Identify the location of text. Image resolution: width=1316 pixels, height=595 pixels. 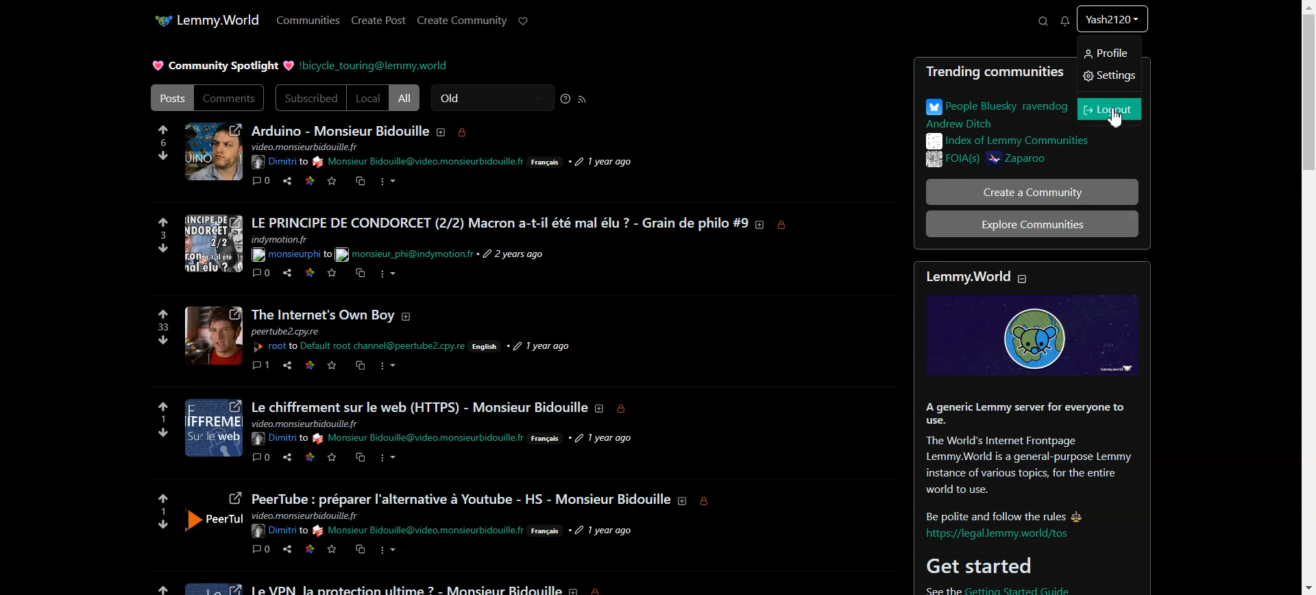
(462, 493).